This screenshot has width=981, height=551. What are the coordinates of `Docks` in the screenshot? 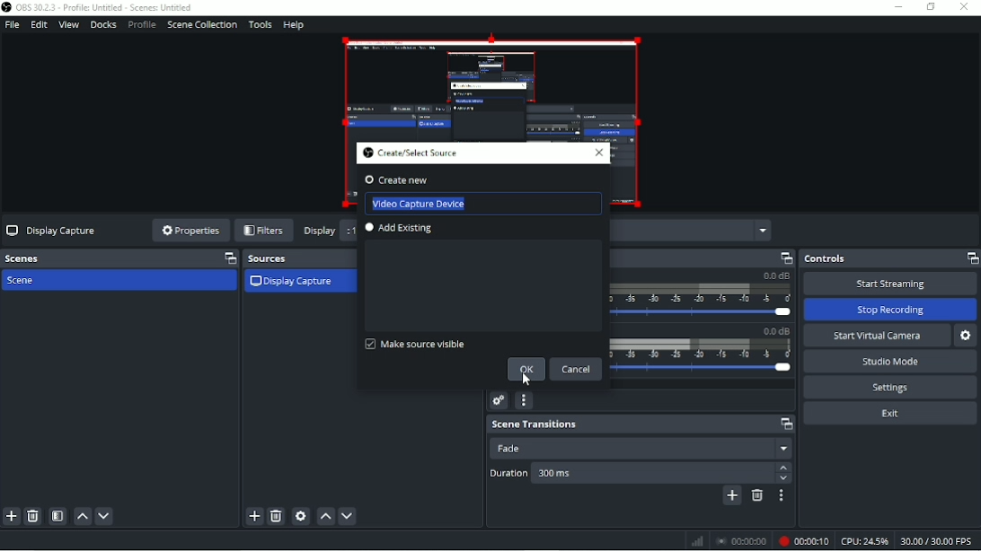 It's located at (104, 25).